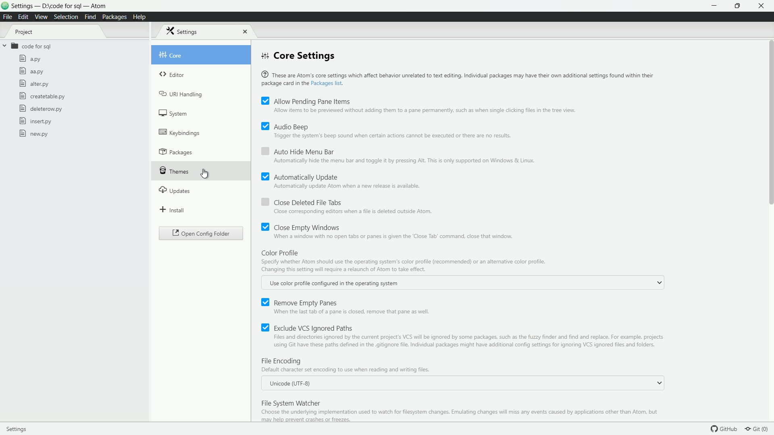 The image size is (774, 435). Describe the element at coordinates (298, 176) in the screenshot. I see `automatically update` at that location.